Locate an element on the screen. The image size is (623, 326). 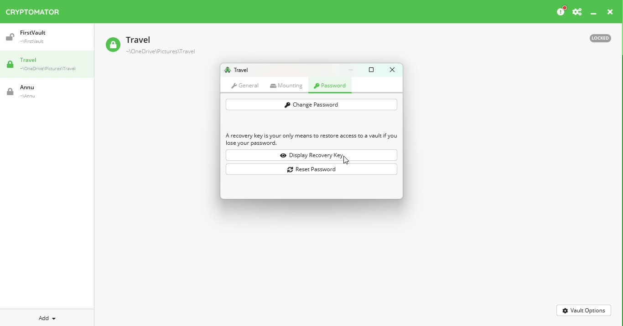
General is located at coordinates (245, 85).